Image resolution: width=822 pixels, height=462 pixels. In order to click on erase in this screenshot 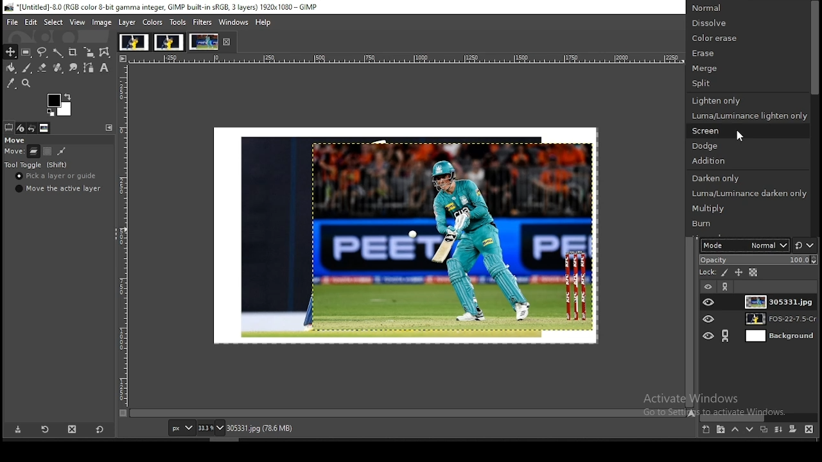, I will do `click(749, 55)`.